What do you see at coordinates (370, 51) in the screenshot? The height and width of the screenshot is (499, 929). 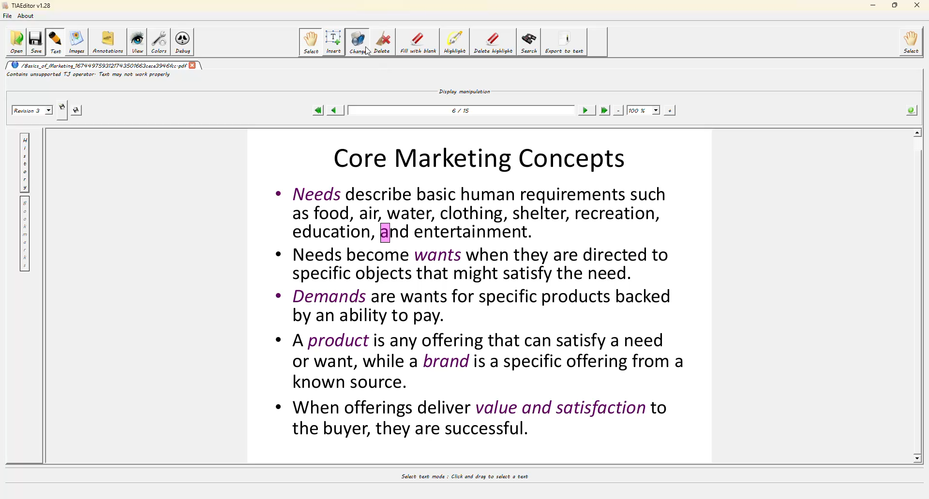 I see `cursor` at bounding box center [370, 51].